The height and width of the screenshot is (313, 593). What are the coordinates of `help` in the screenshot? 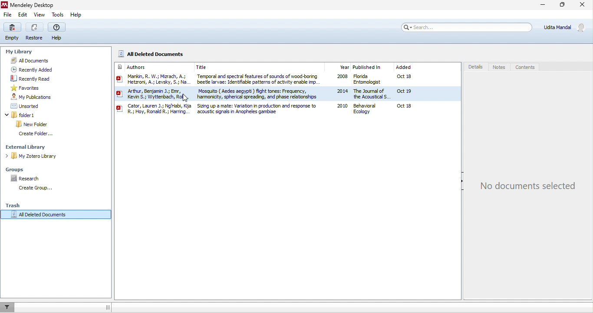 It's located at (58, 32).